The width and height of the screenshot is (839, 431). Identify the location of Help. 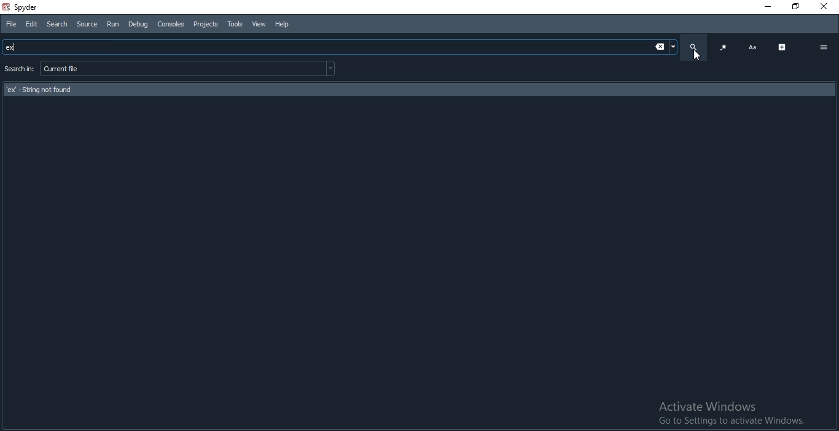
(286, 23).